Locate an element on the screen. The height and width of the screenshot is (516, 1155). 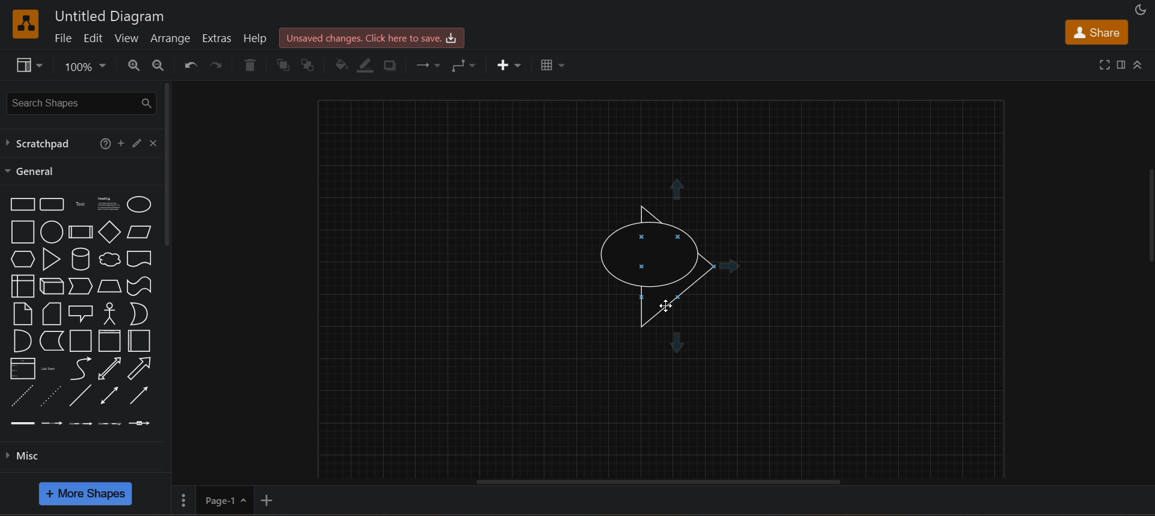
edit is located at coordinates (138, 142).